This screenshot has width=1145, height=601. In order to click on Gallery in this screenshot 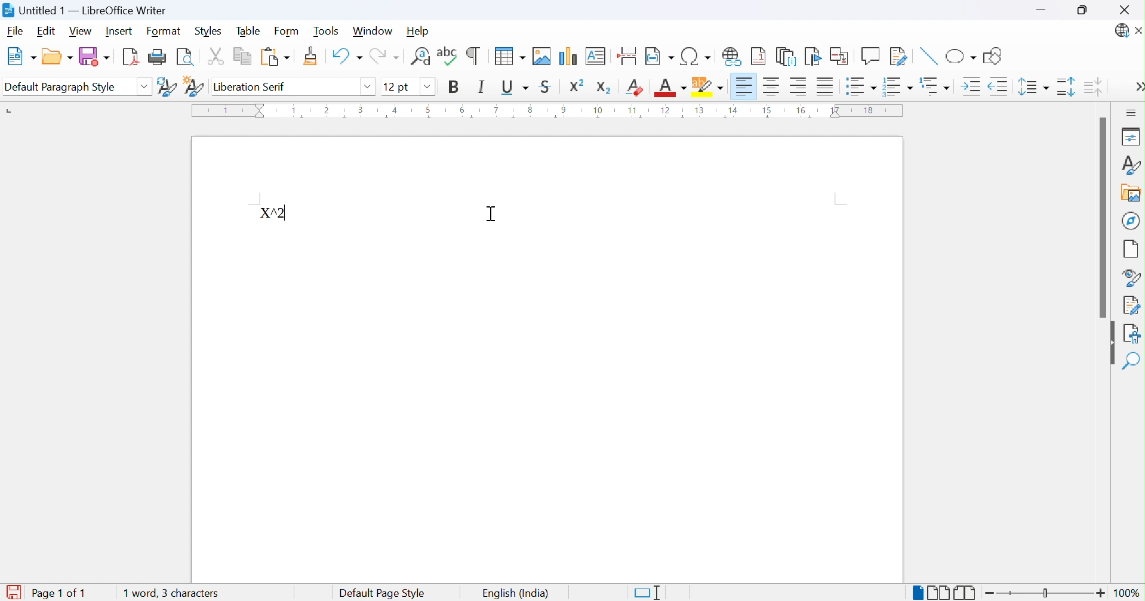, I will do `click(1131, 193)`.